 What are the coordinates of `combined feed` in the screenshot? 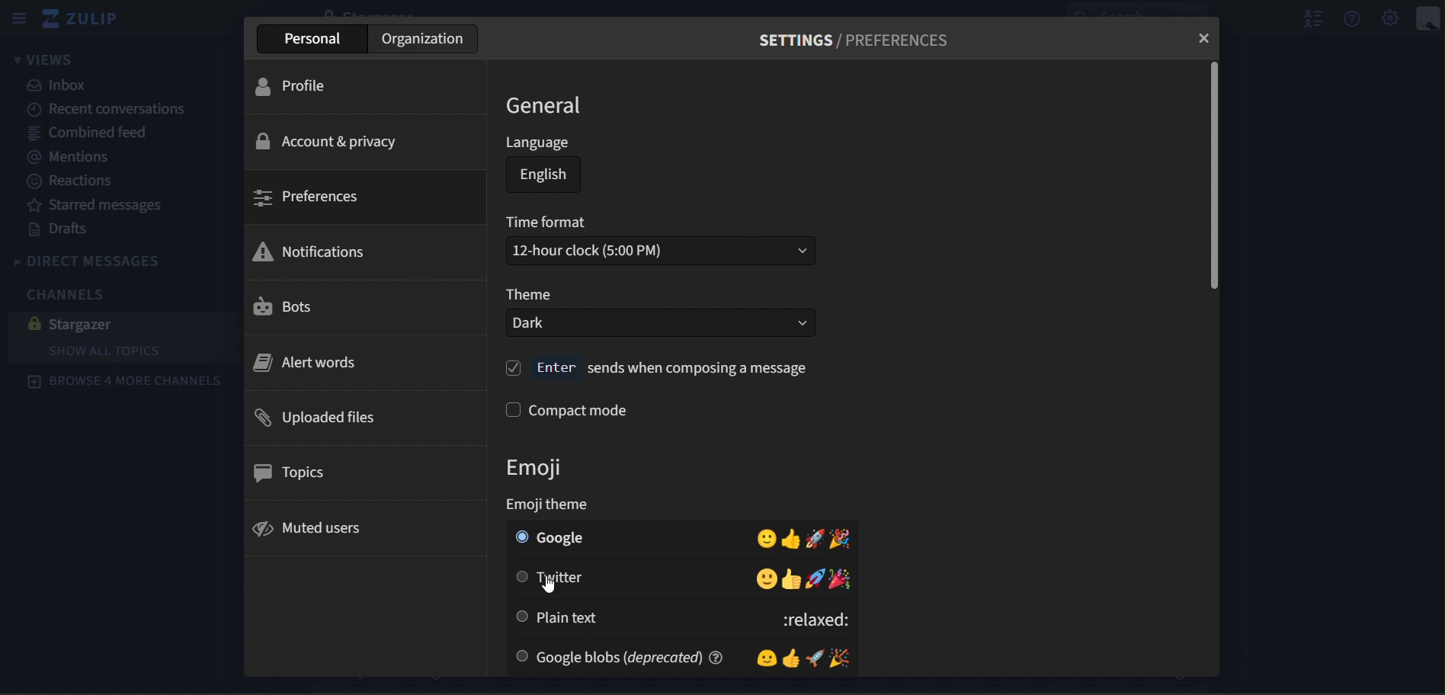 It's located at (90, 134).